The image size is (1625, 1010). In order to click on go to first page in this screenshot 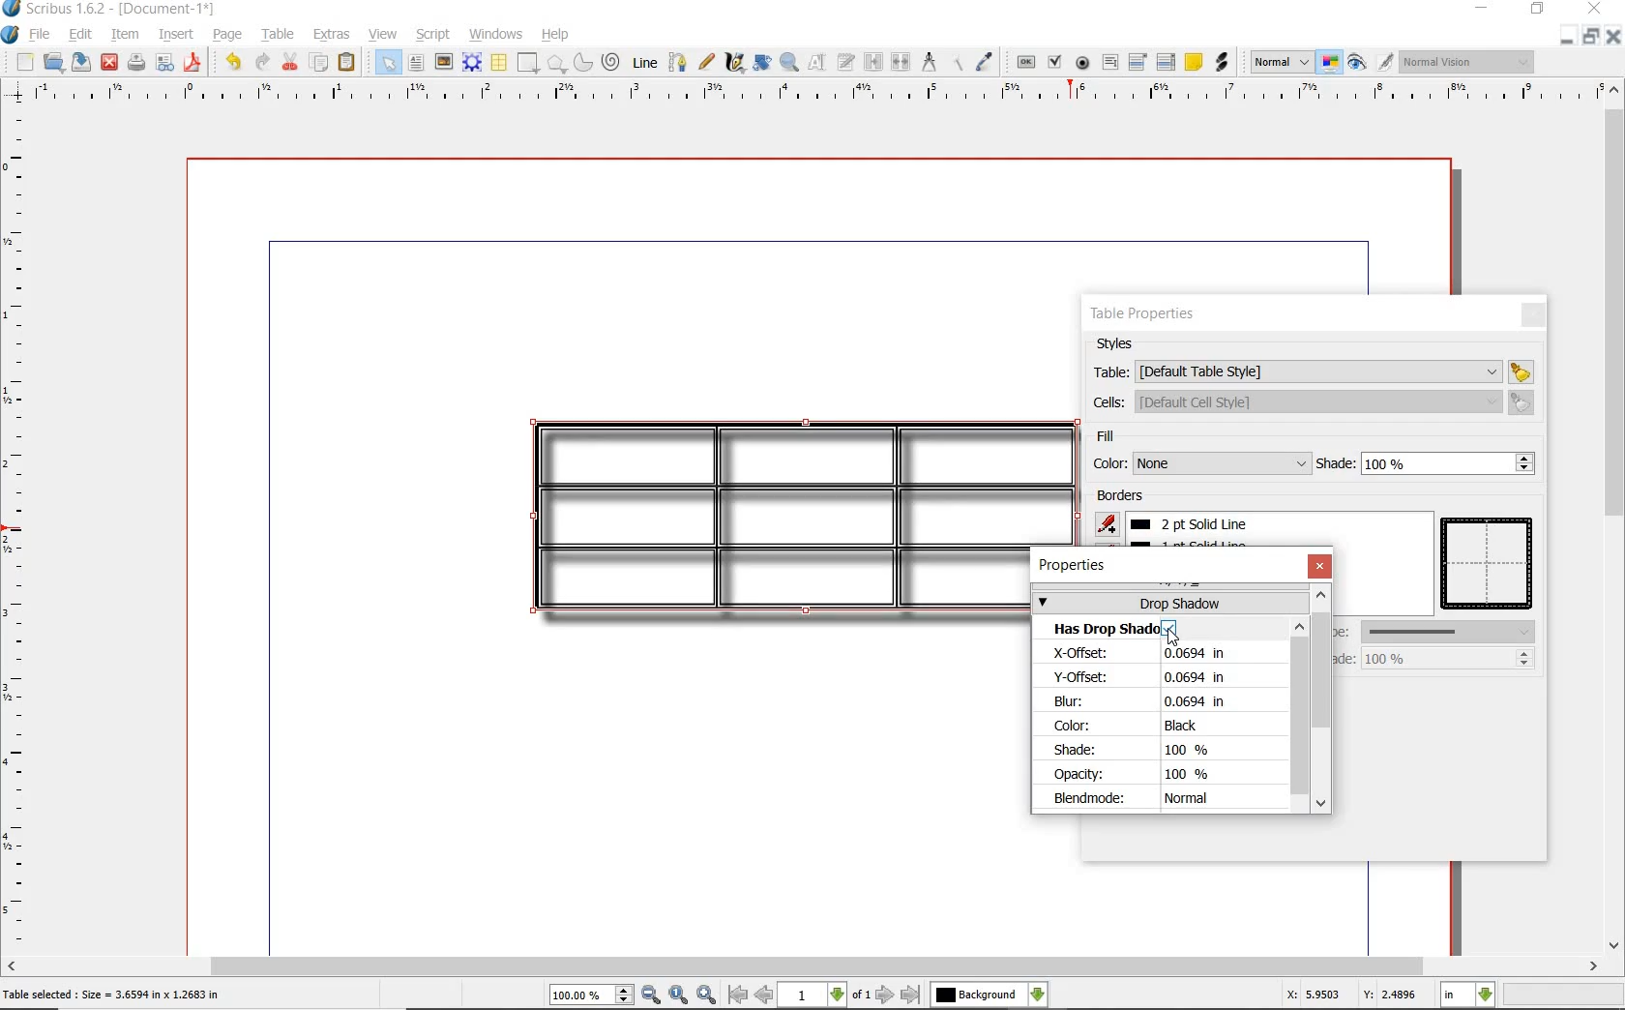, I will do `click(738, 995)`.